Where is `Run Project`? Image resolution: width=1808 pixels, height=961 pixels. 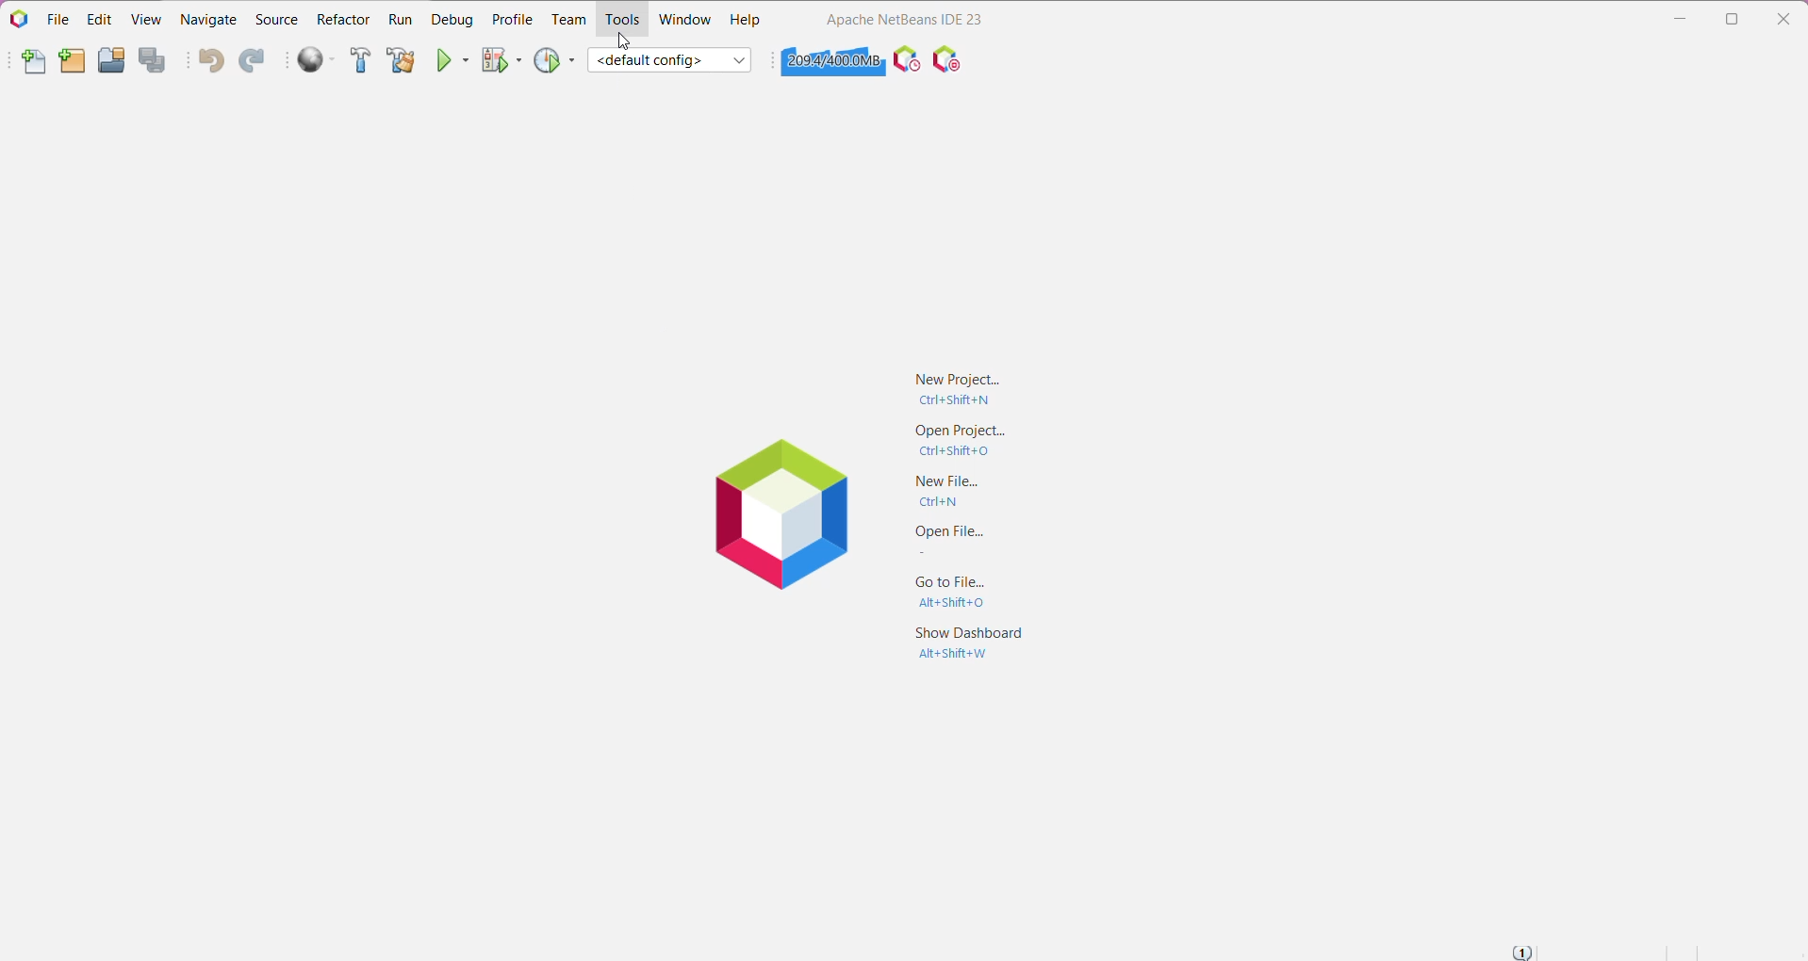 Run Project is located at coordinates (454, 59).